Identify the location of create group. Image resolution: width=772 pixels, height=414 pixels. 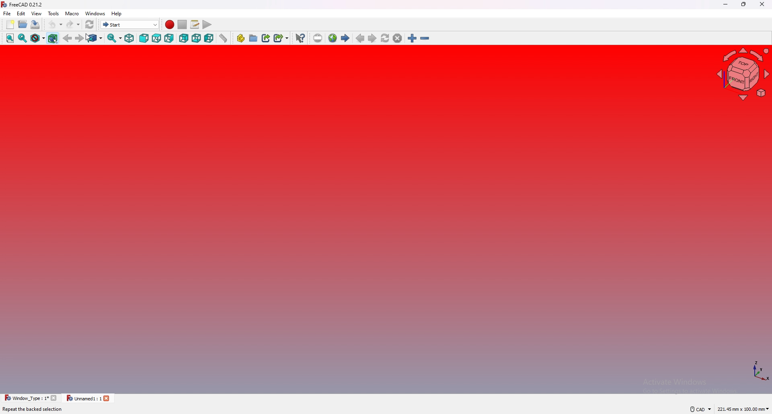
(254, 38).